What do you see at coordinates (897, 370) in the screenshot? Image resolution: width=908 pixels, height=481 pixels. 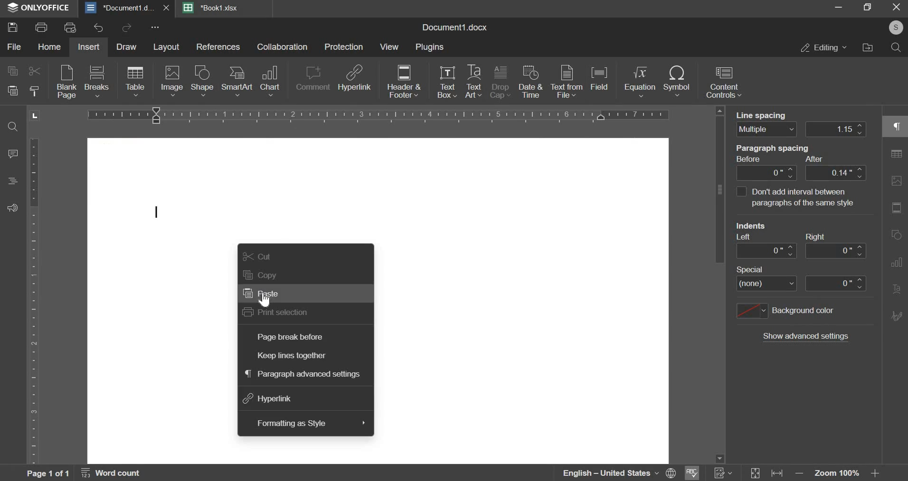 I see `Collaboration/Chat Tool` at bounding box center [897, 370].